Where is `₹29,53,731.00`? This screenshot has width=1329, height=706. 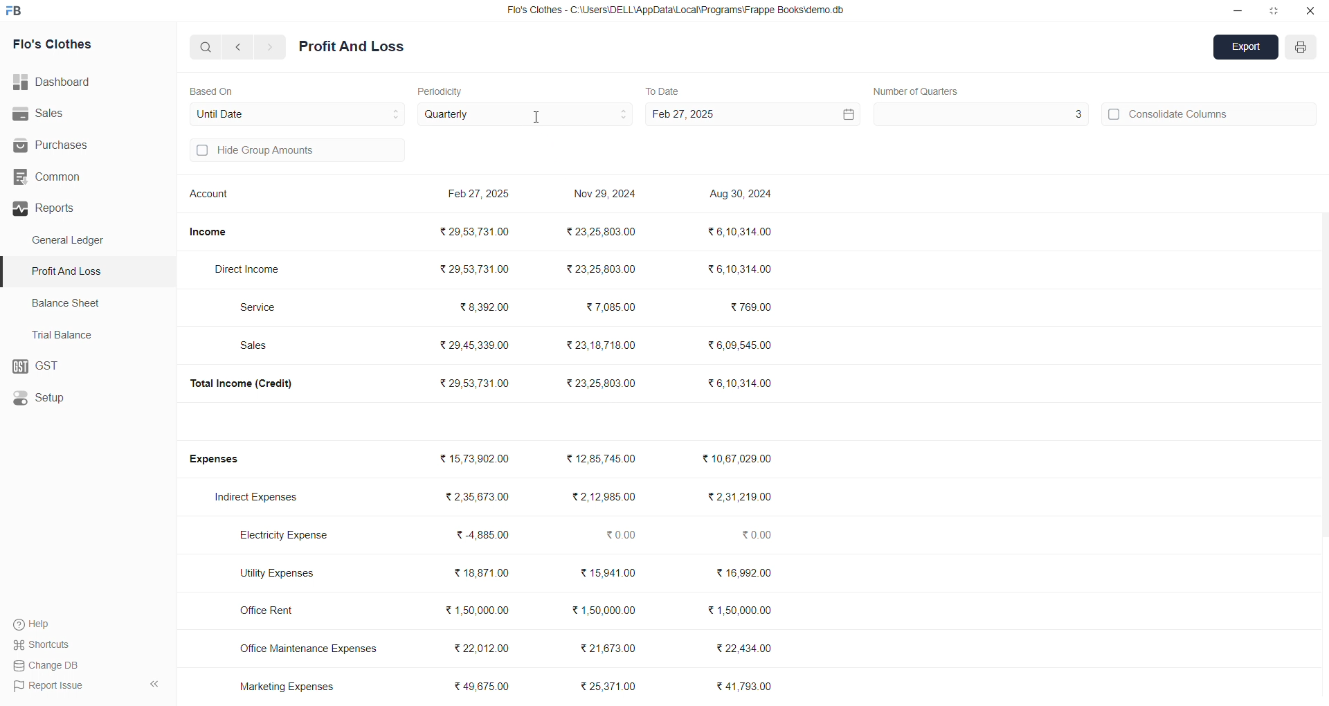
₹29,53,731.00 is located at coordinates (478, 231).